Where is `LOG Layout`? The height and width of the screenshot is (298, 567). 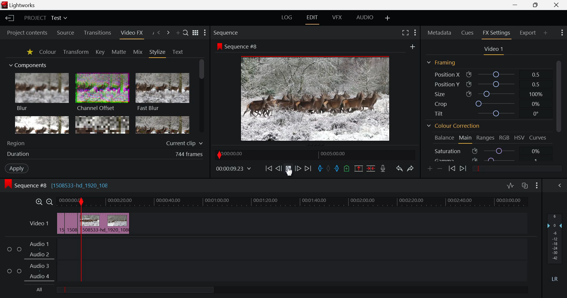
LOG Layout is located at coordinates (287, 18).